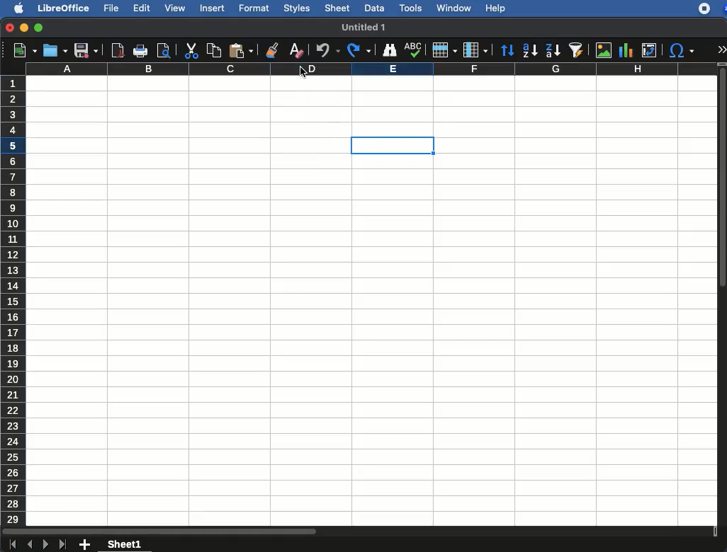 This screenshot has width=727, height=552. I want to click on previous sheet, so click(30, 545).